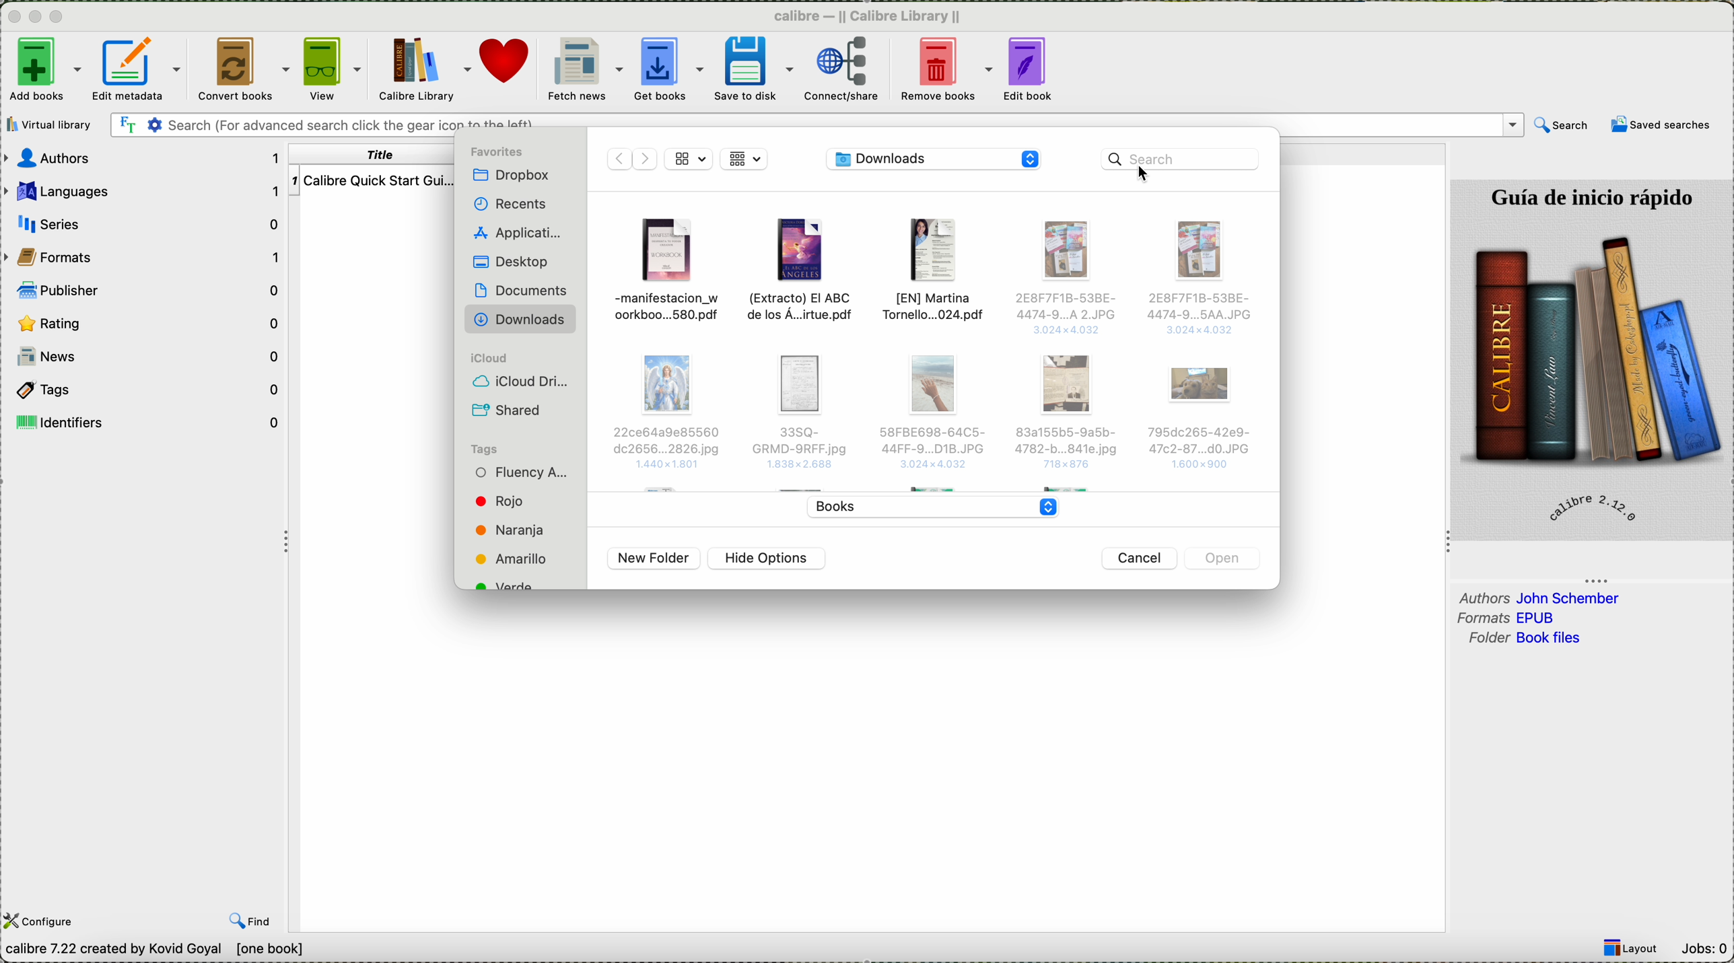 Image resolution: width=1734 pixels, height=963 pixels. Describe the element at coordinates (940, 159) in the screenshot. I see `location` at that location.